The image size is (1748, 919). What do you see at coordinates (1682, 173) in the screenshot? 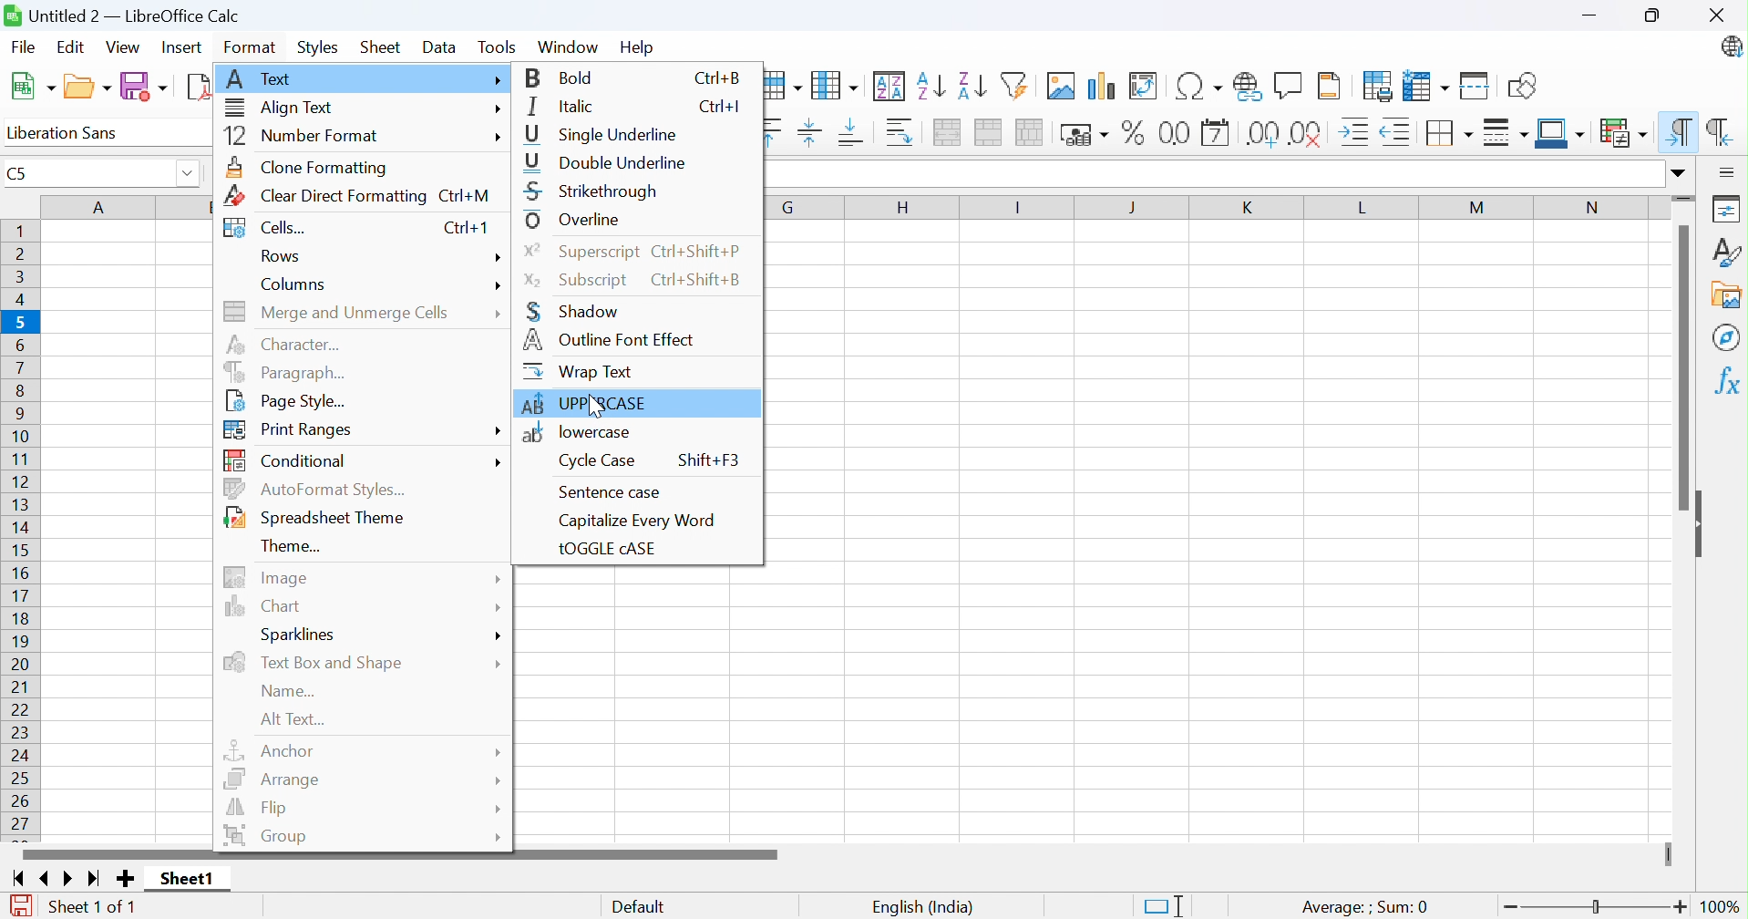
I see `Expand formula bar` at bounding box center [1682, 173].